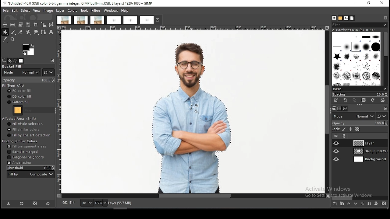 The image size is (390, 219). I want to click on images, so click(21, 61).